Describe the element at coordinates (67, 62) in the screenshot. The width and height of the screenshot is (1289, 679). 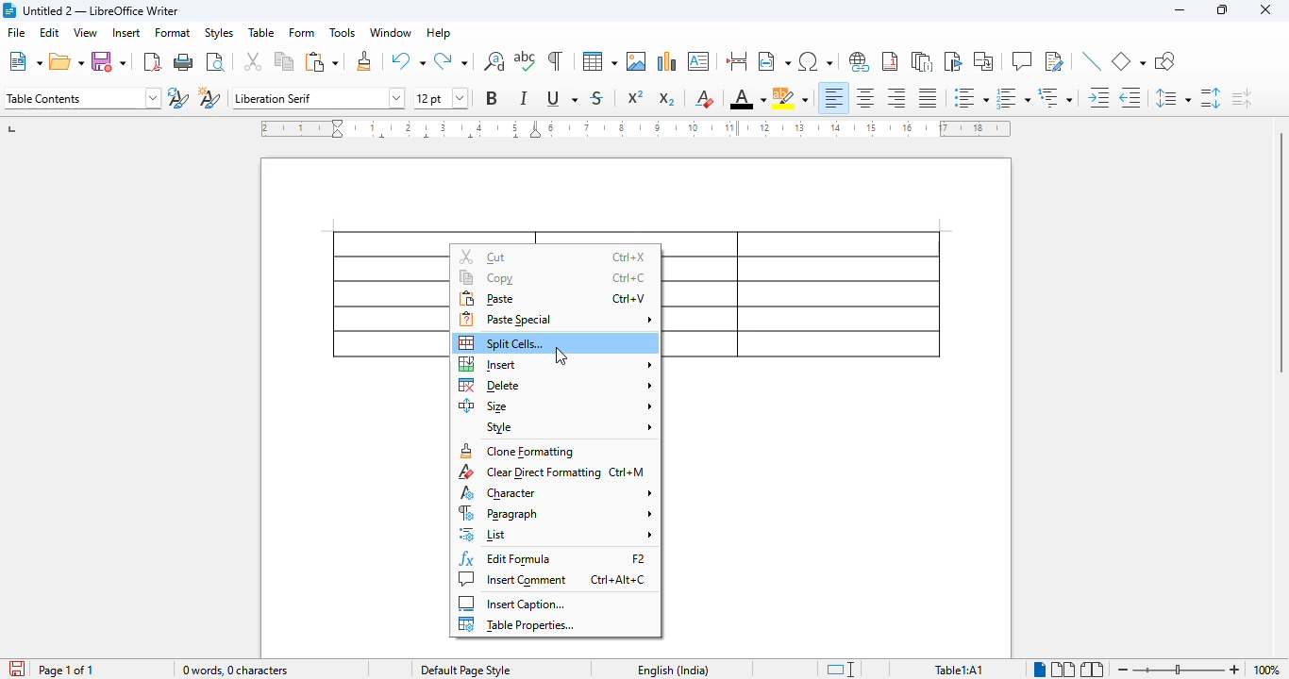
I see `open` at that location.